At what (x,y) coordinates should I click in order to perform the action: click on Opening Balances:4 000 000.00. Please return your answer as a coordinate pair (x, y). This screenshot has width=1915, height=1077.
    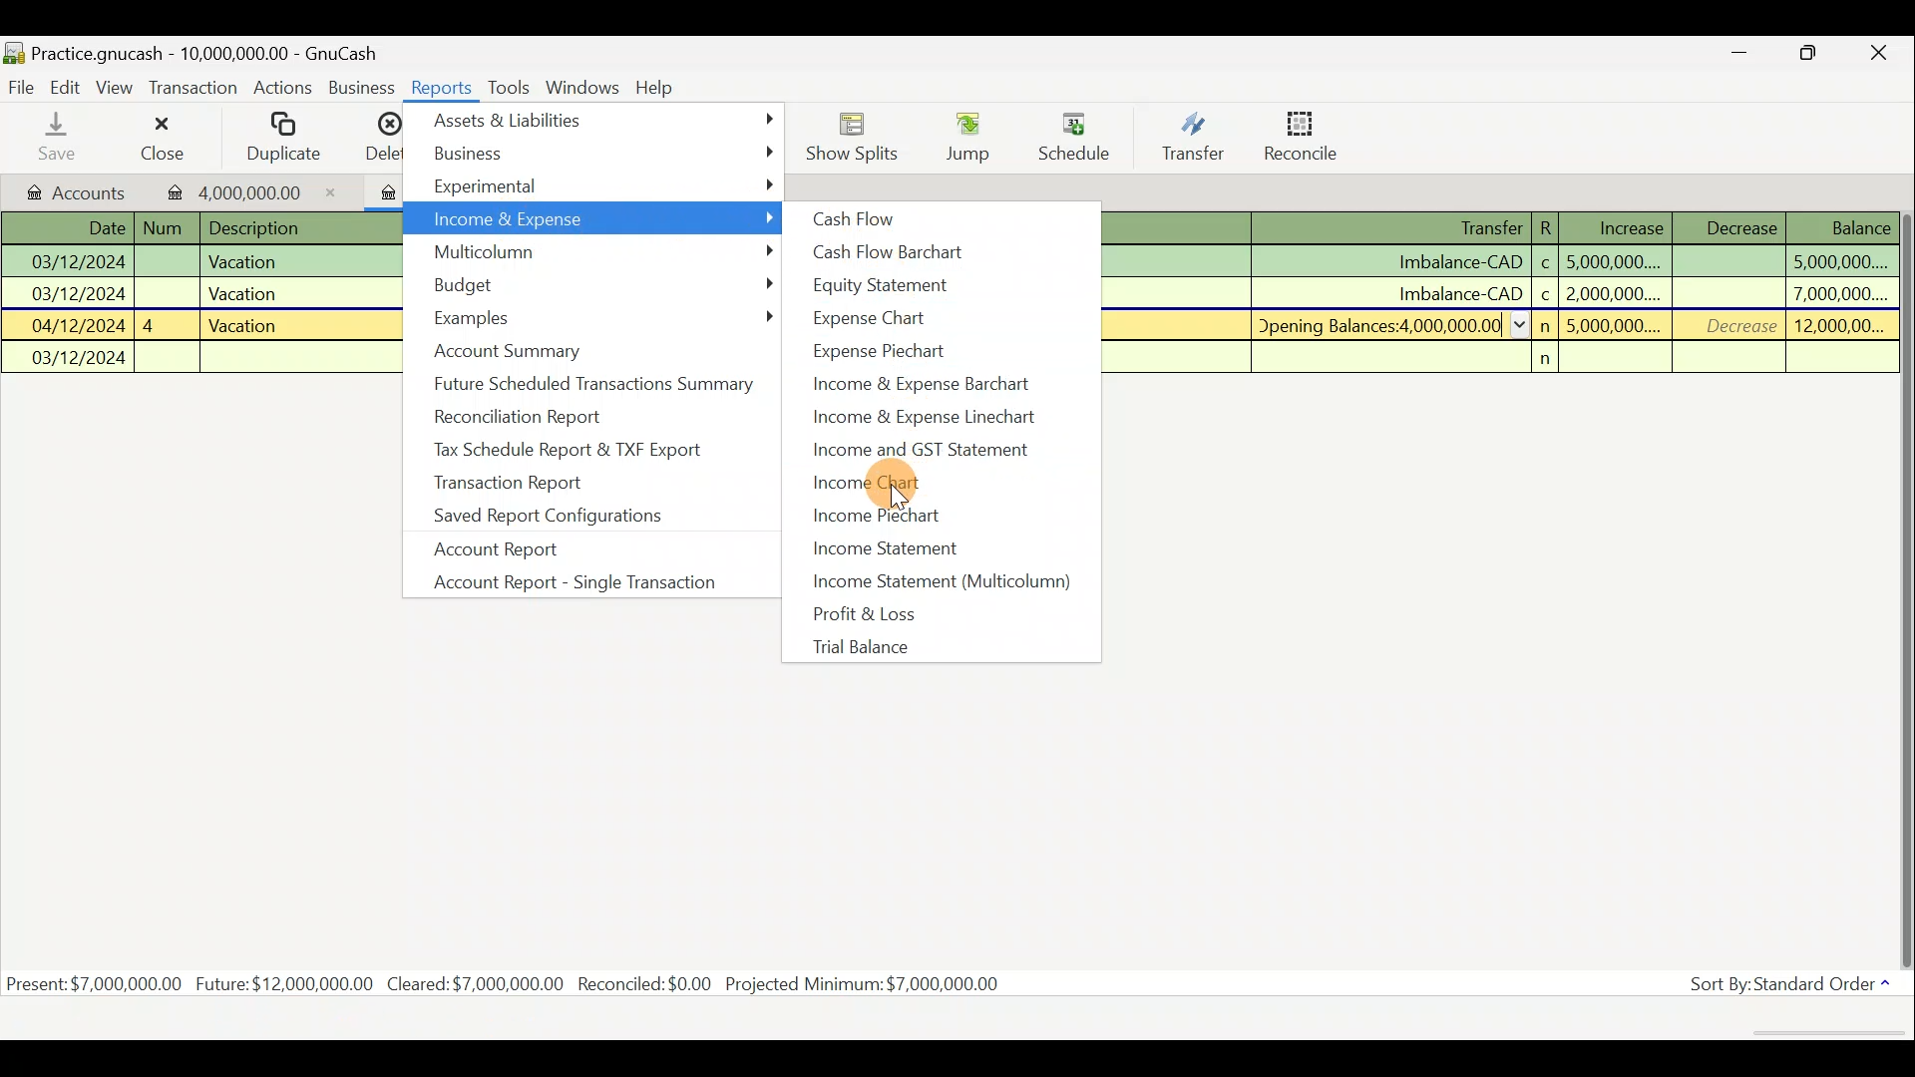
    Looking at the image, I should click on (1381, 326).